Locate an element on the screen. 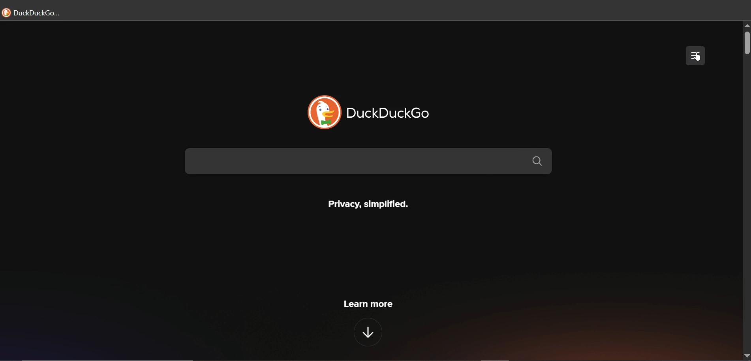  scroll up is located at coordinates (746, 26).